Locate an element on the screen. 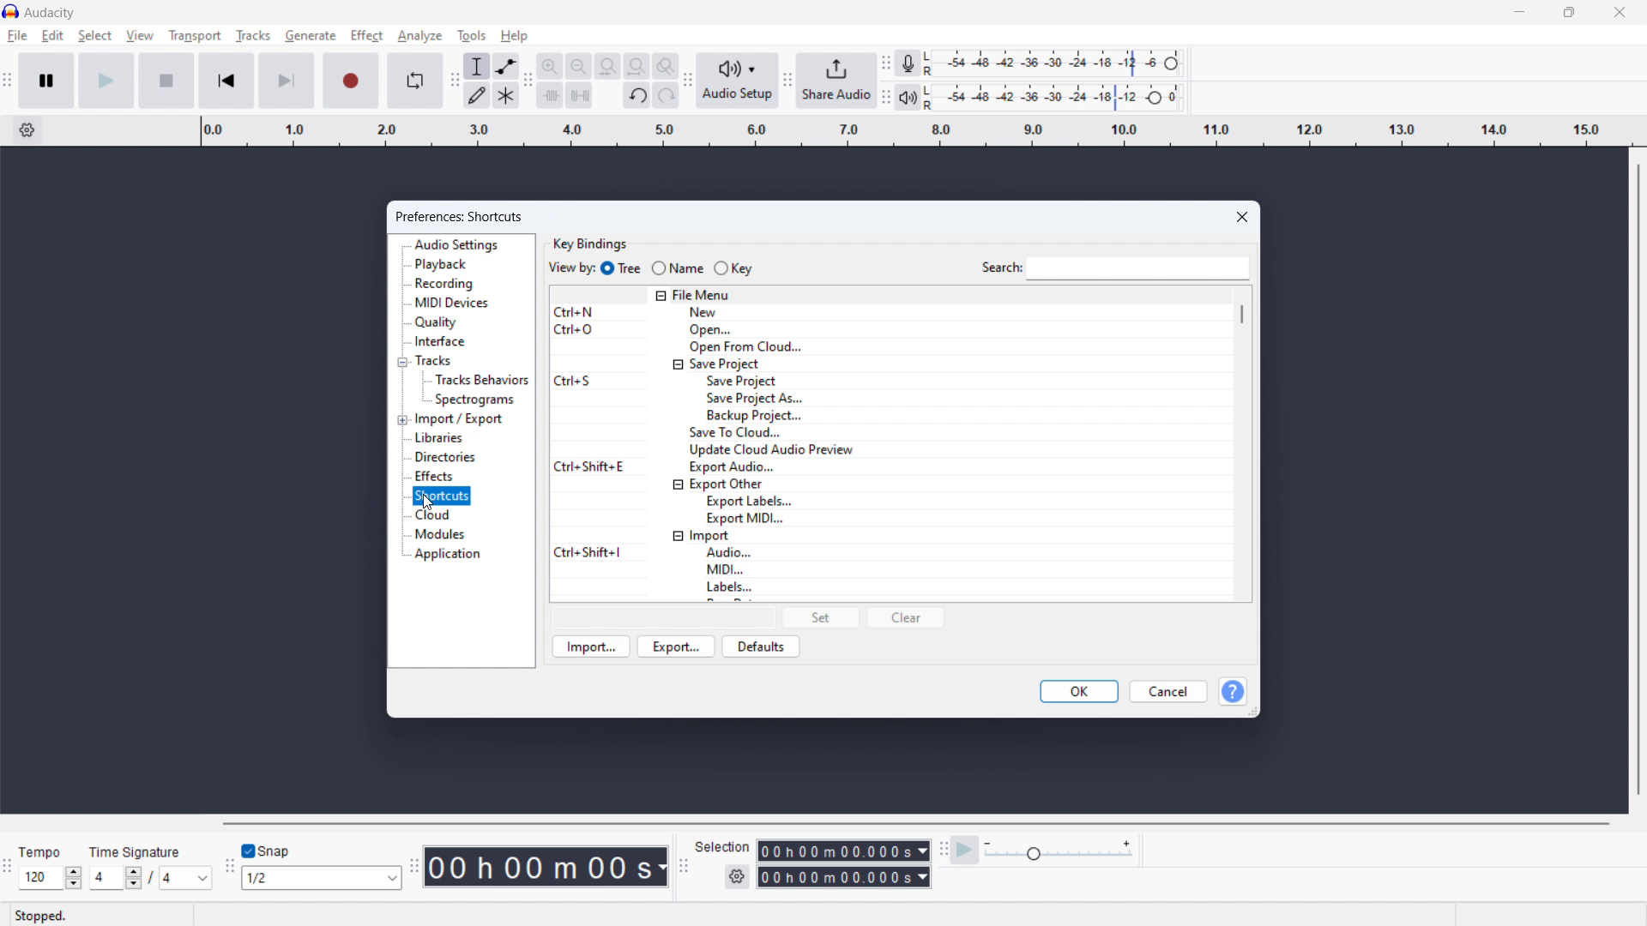 The image size is (1647, 926). redo is located at coordinates (666, 94).